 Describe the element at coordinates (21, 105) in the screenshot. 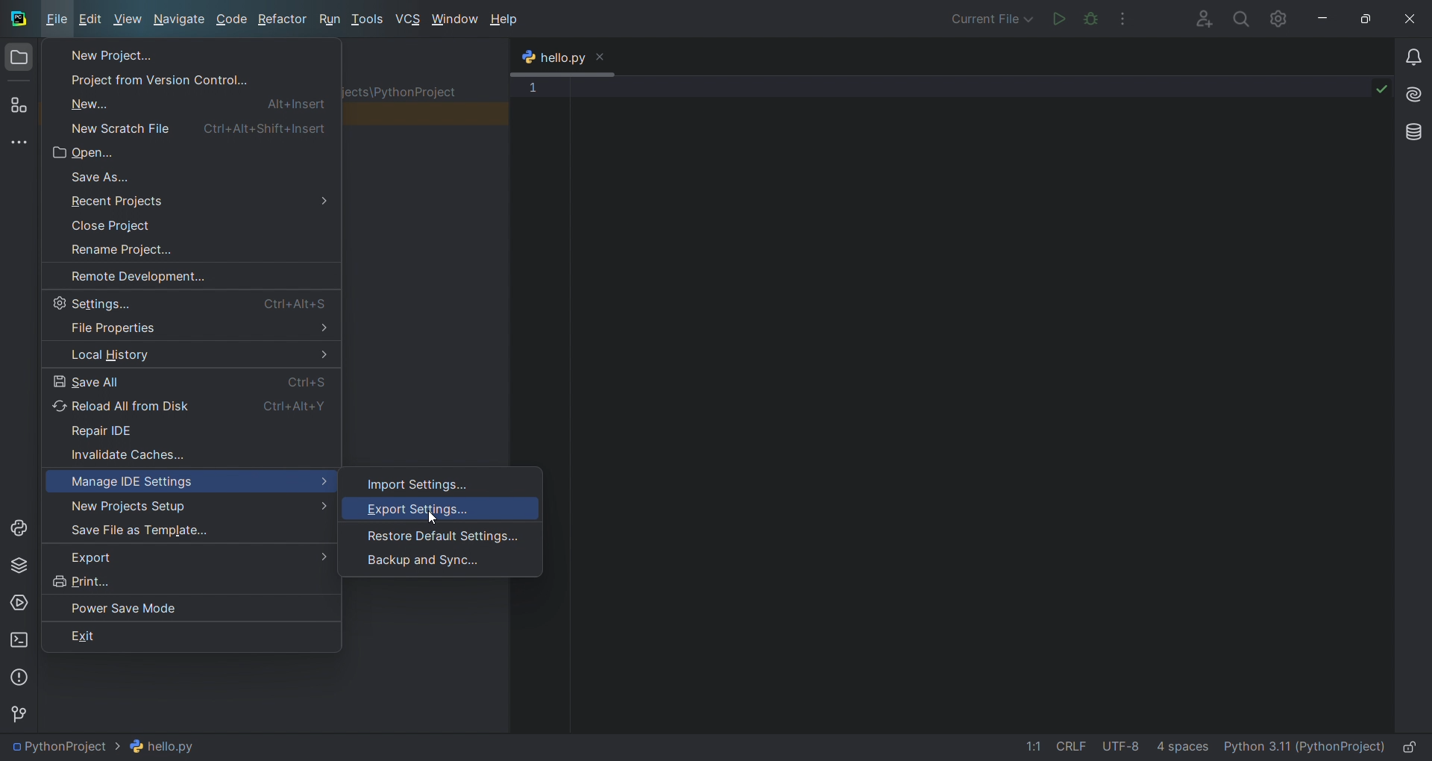

I see `structure` at that location.